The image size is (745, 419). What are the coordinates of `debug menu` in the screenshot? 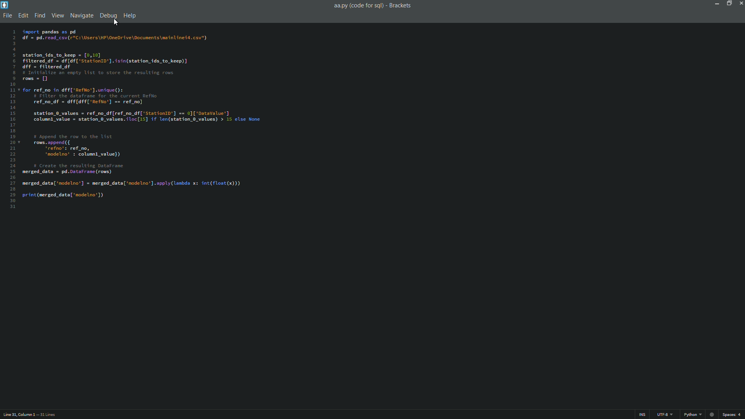 It's located at (109, 15).